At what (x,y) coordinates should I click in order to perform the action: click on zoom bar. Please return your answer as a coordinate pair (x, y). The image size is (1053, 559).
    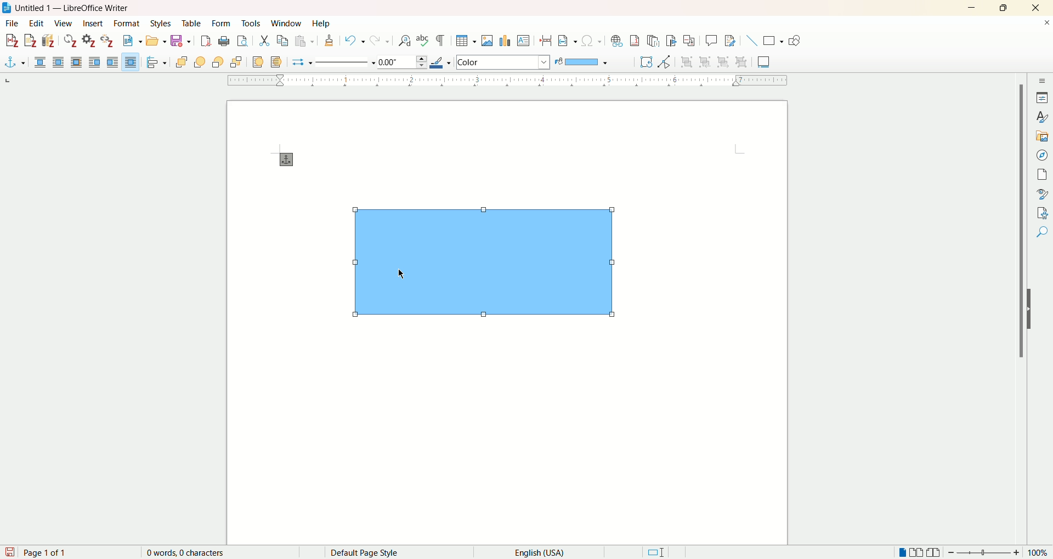
    Looking at the image, I should click on (987, 552).